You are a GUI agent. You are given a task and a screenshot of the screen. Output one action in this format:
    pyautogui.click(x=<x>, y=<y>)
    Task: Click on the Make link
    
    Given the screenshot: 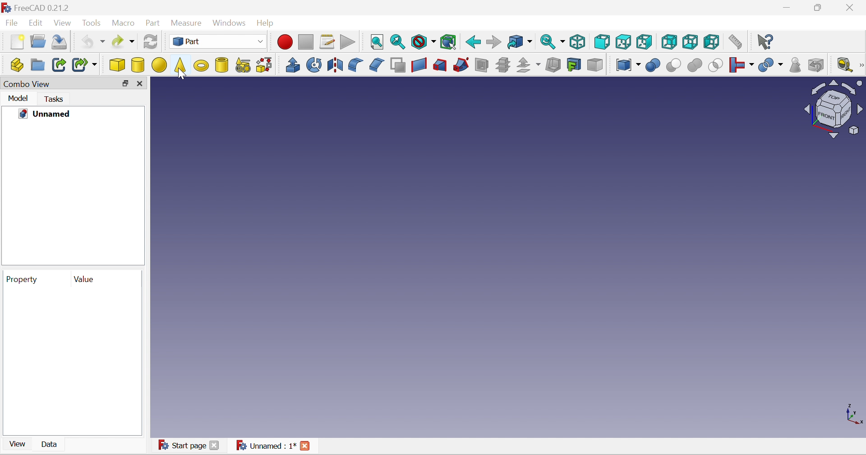 What is the action you would take?
    pyautogui.click(x=59, y=66)
    